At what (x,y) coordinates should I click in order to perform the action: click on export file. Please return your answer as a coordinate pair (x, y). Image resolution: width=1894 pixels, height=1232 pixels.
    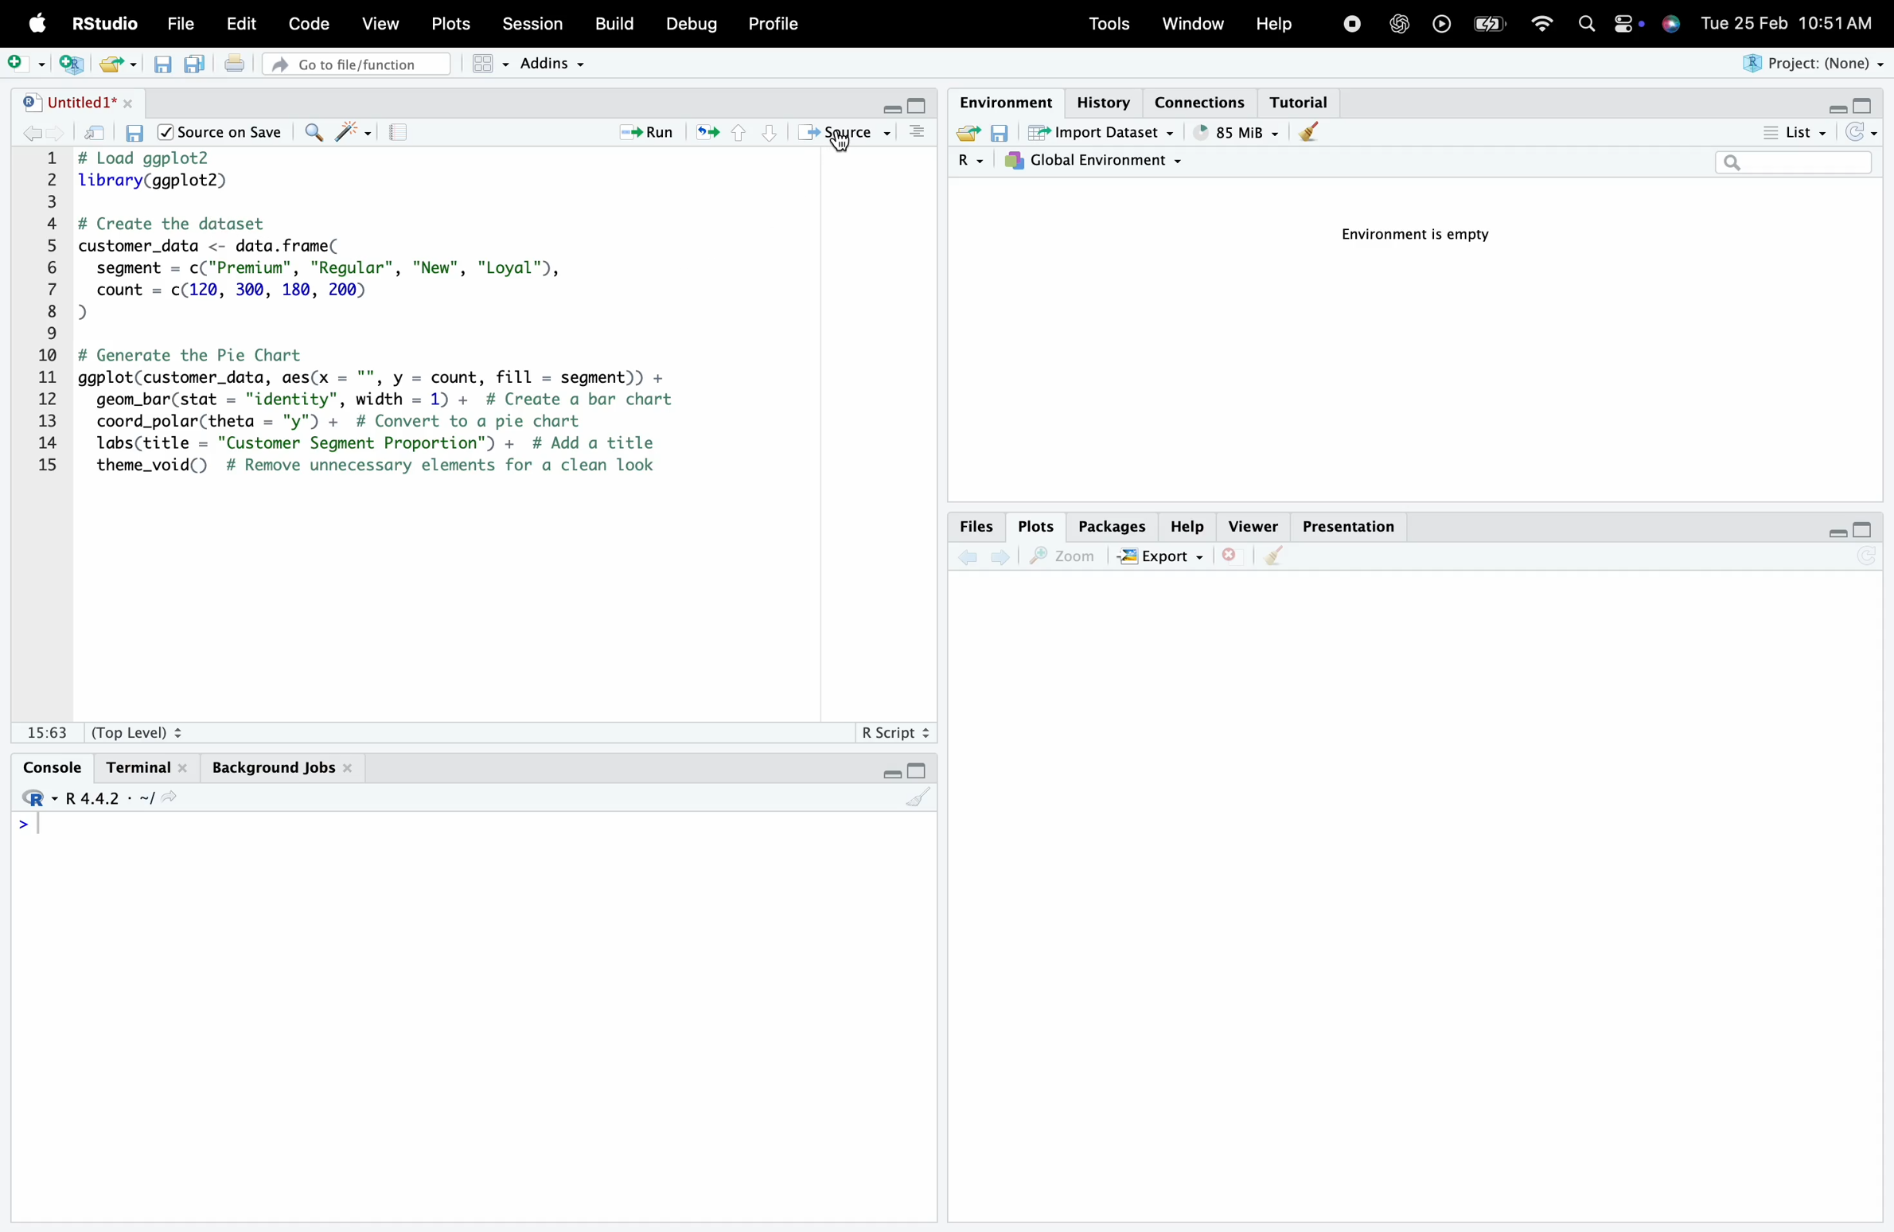
    Looking at the image, I should click on (961, 135).